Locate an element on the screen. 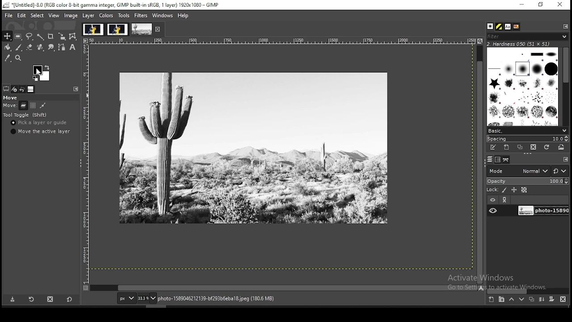  images is located at coordinates (31, 89).